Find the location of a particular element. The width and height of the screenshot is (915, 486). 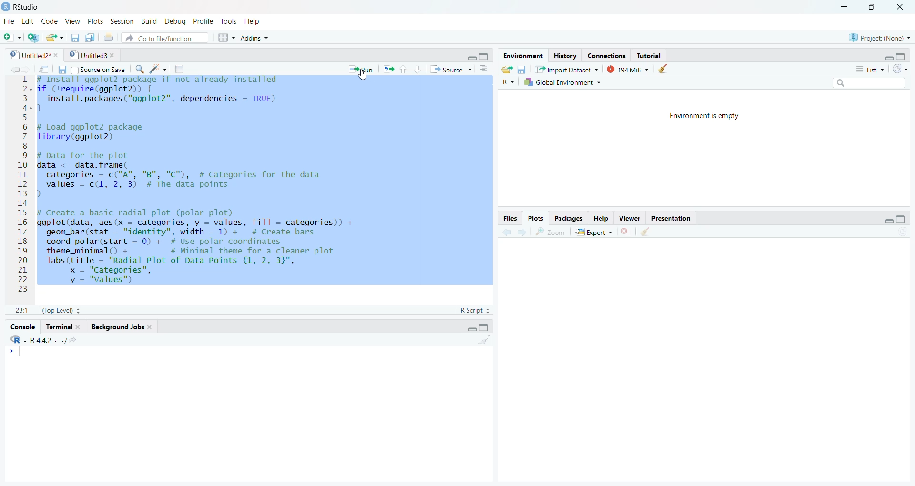

Import Dataset  is located at coordinates (569, 69).